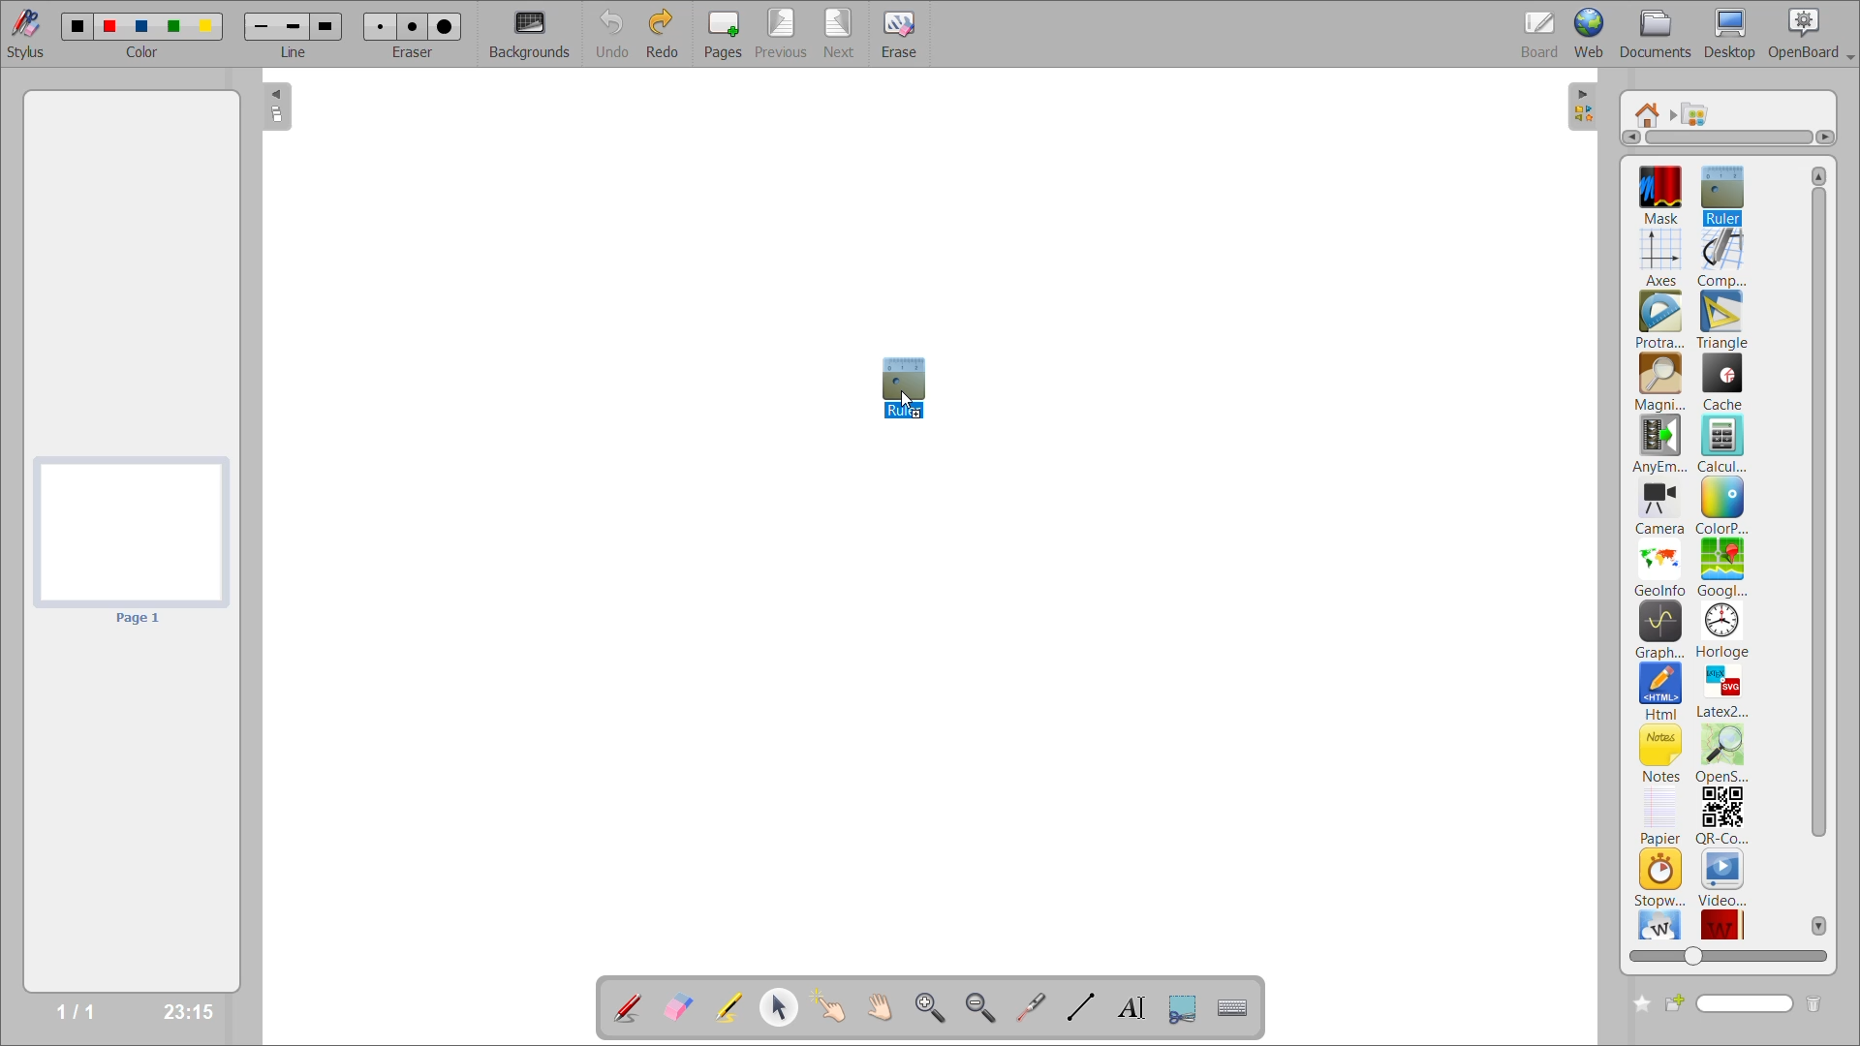 Image resolution: width=1860 pixels, height=1046 pixels. What do you see at coordinates (203, 25) in the screenshot?
I see `color 5` at bounding box center [203, 25].